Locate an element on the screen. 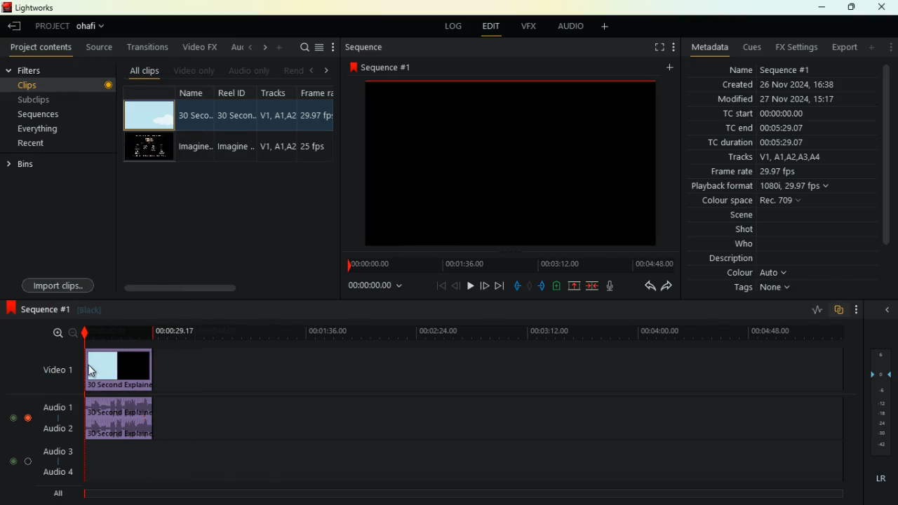  beggining is located at coordinates (435, 285).